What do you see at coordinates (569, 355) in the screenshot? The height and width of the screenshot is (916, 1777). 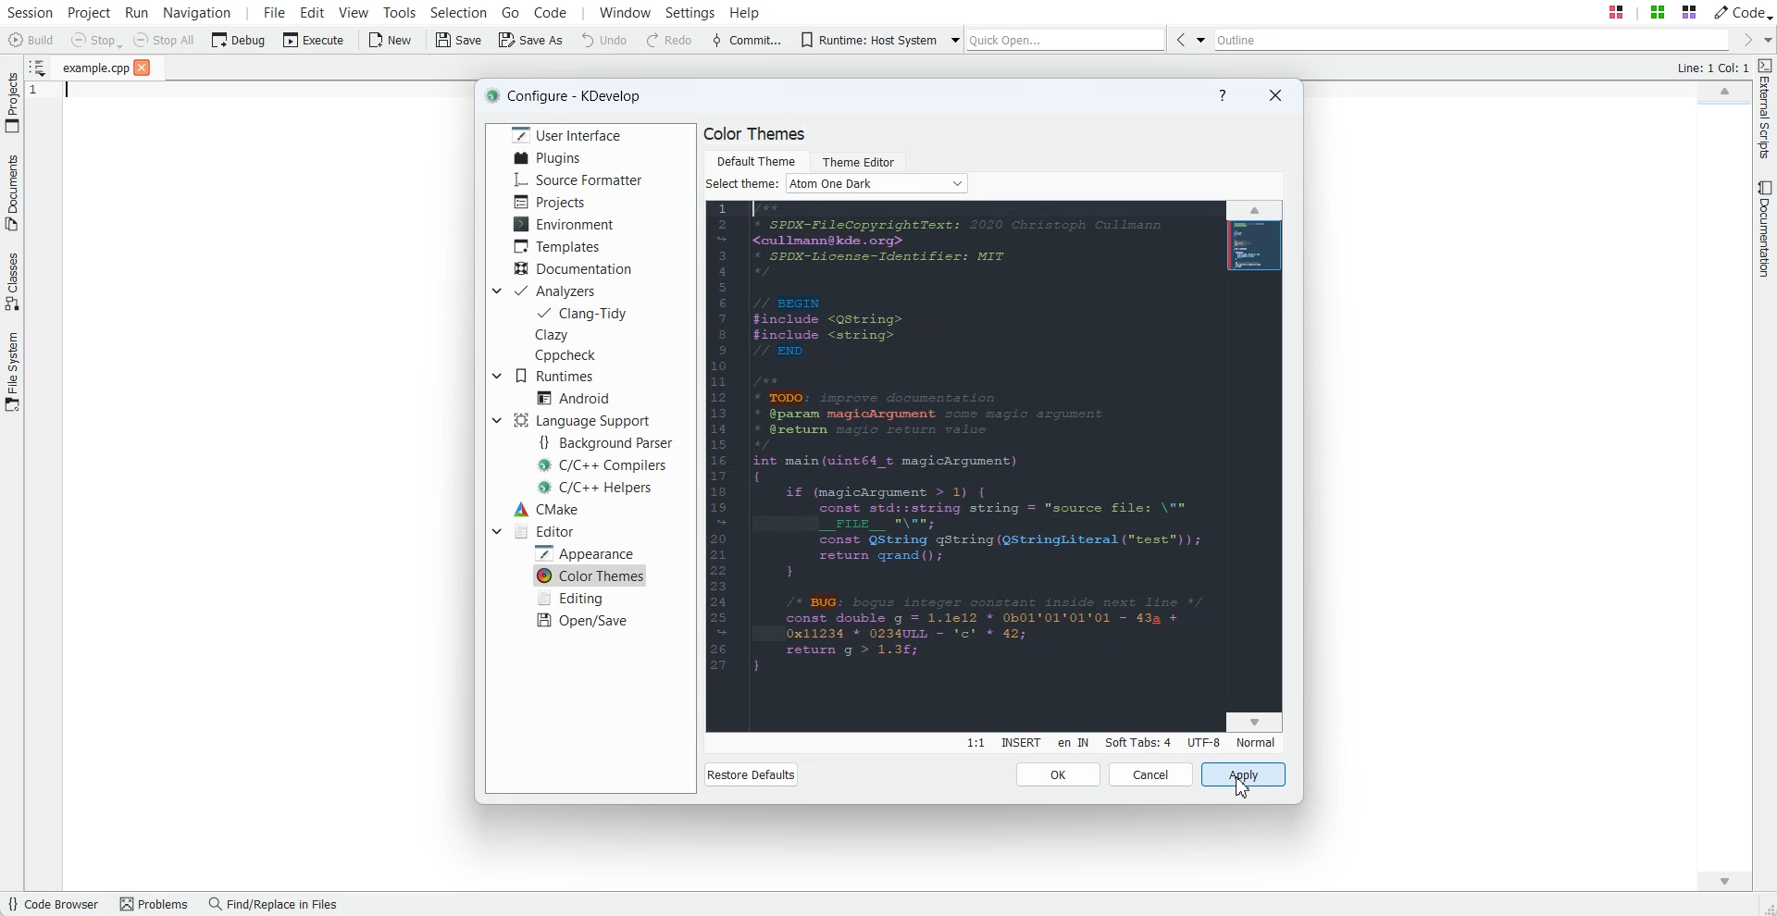 I see `CppCheck` at bounding box center [569, 355].